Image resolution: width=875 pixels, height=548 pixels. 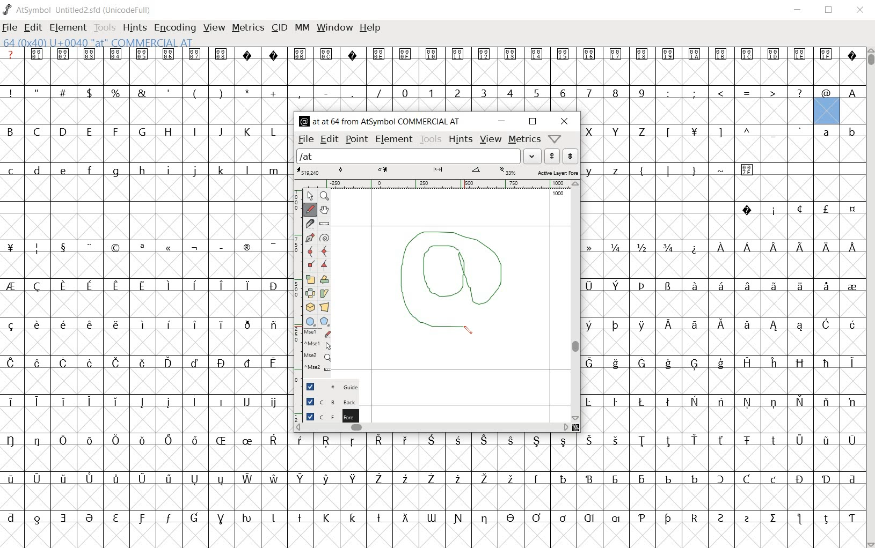 I want to click on scrollbar, so click(x=575, y=300).